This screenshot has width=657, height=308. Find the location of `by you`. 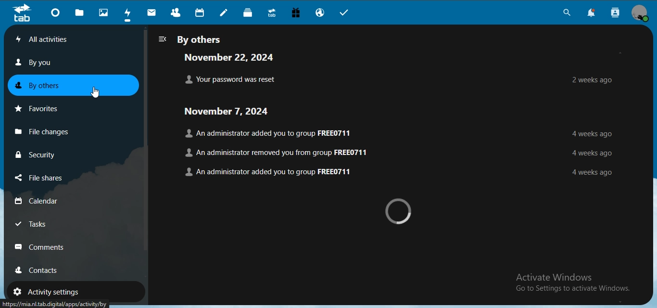

by you is located at coordinates (39, 63).